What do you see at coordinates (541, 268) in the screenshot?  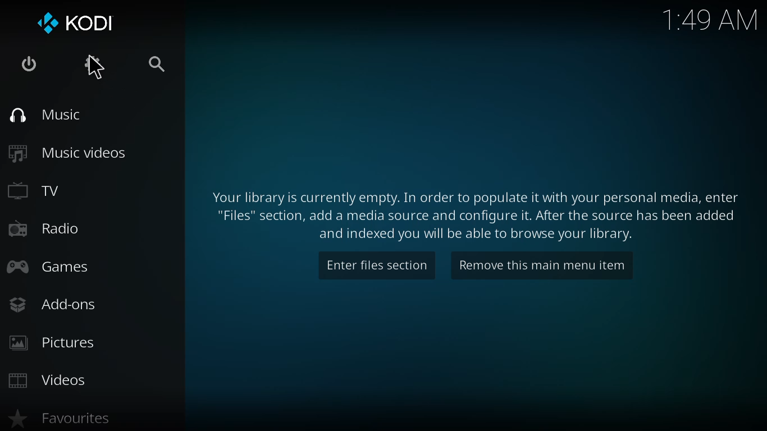 I see `remove this main menu item` at bounding box center [541, 268].